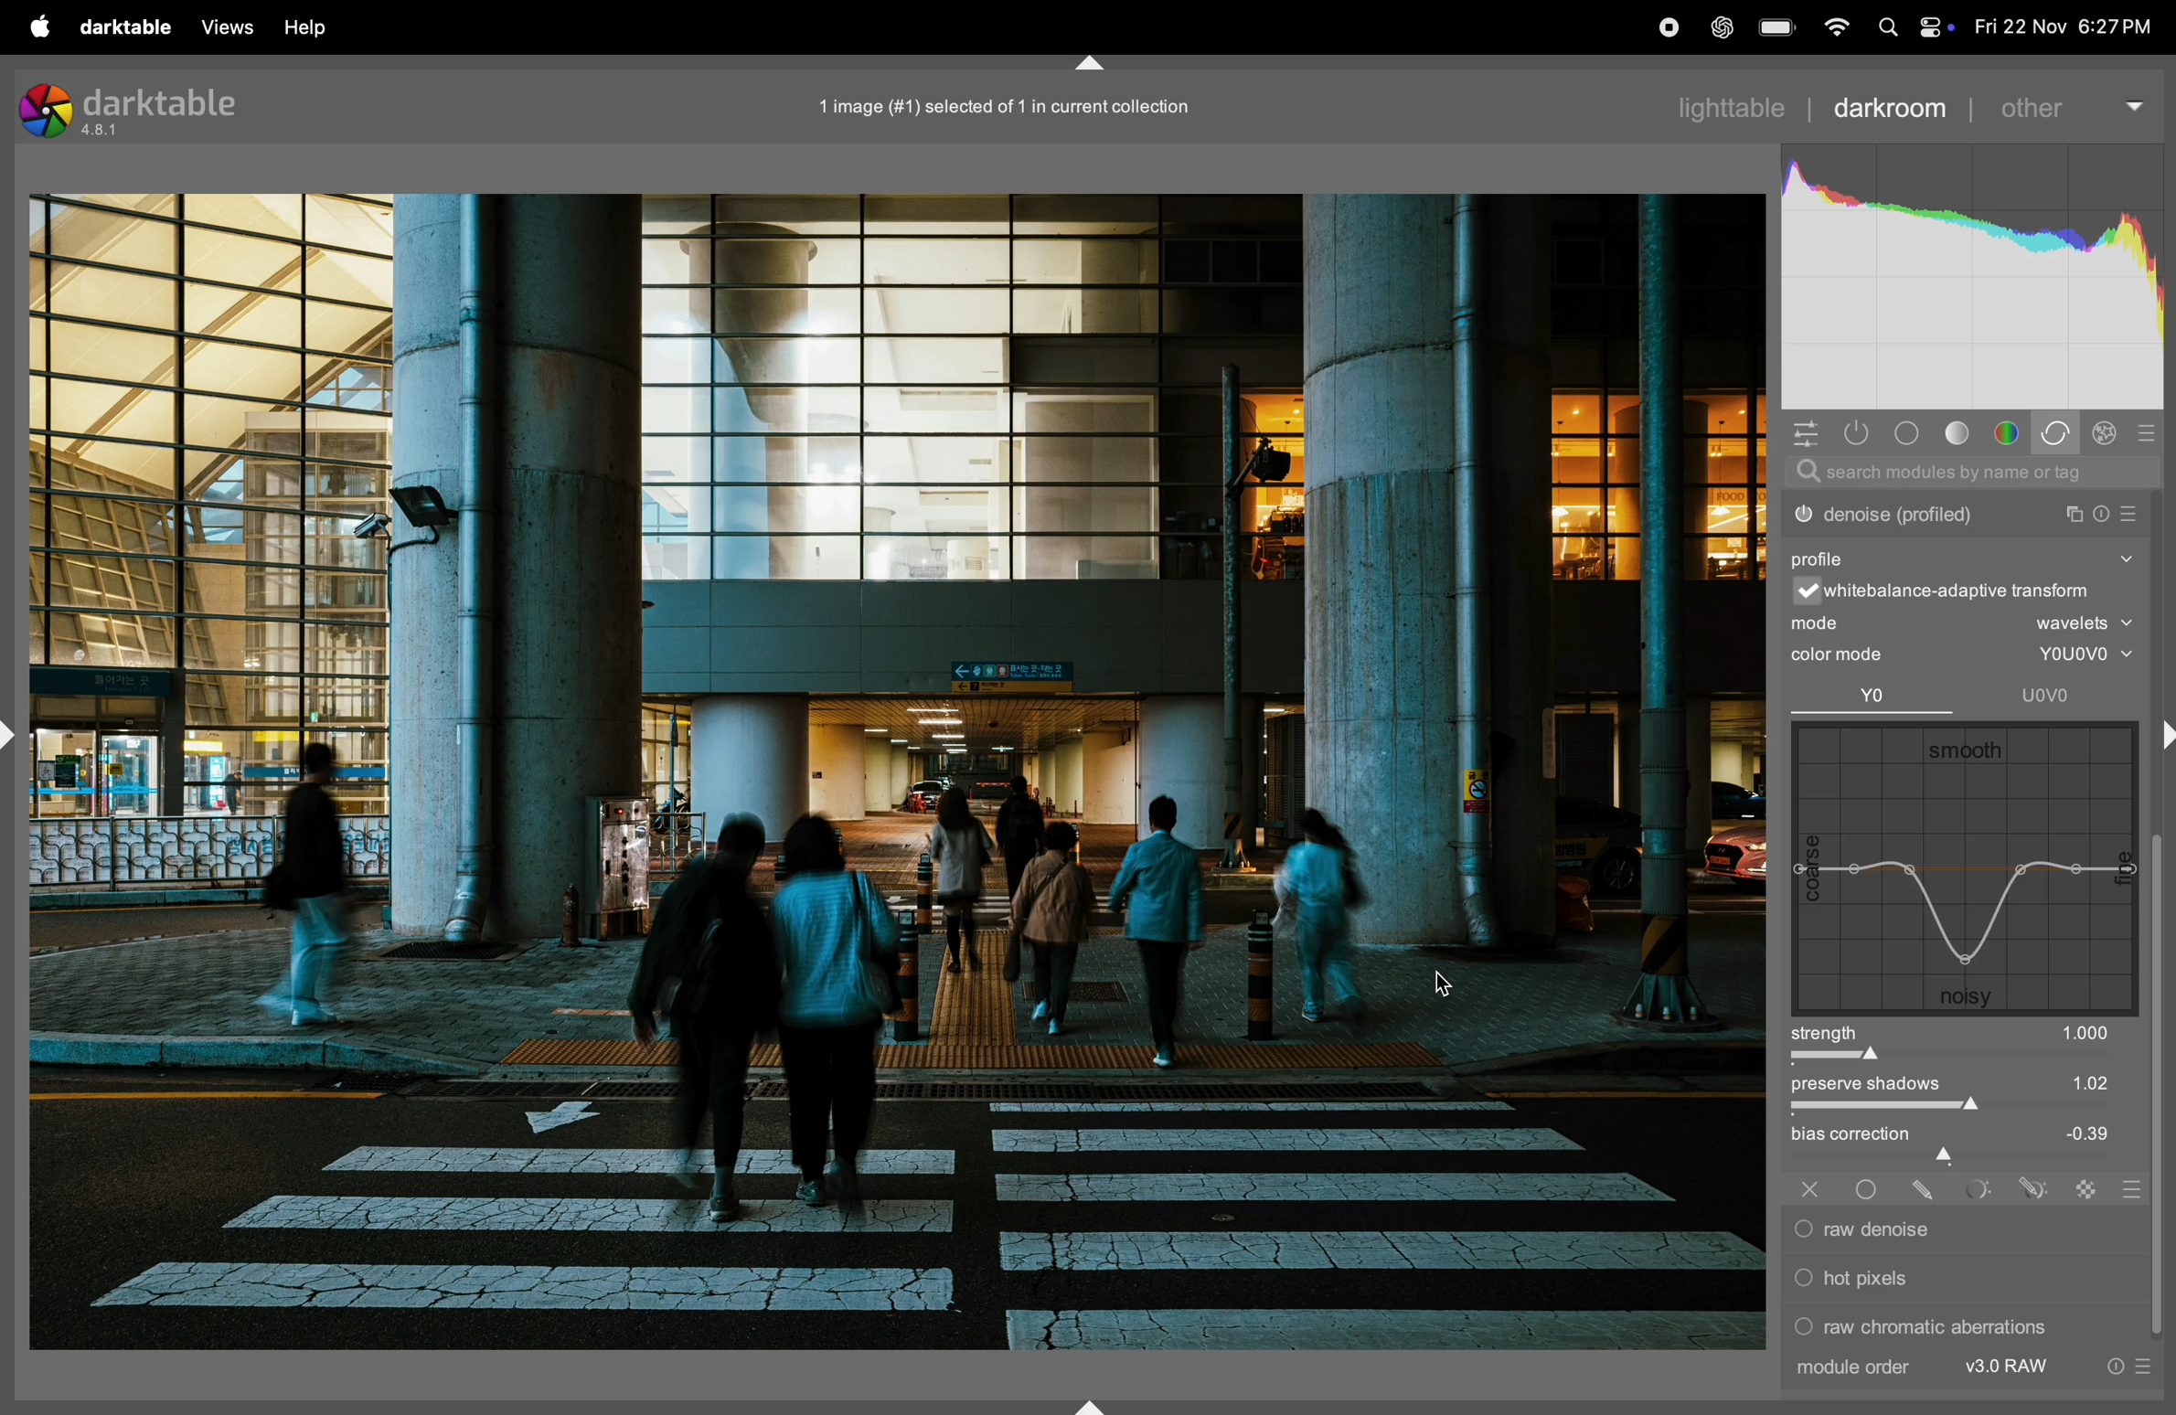  Describe the element at coordinates (2066, 105) in the screenshot. I see `other` at that location.